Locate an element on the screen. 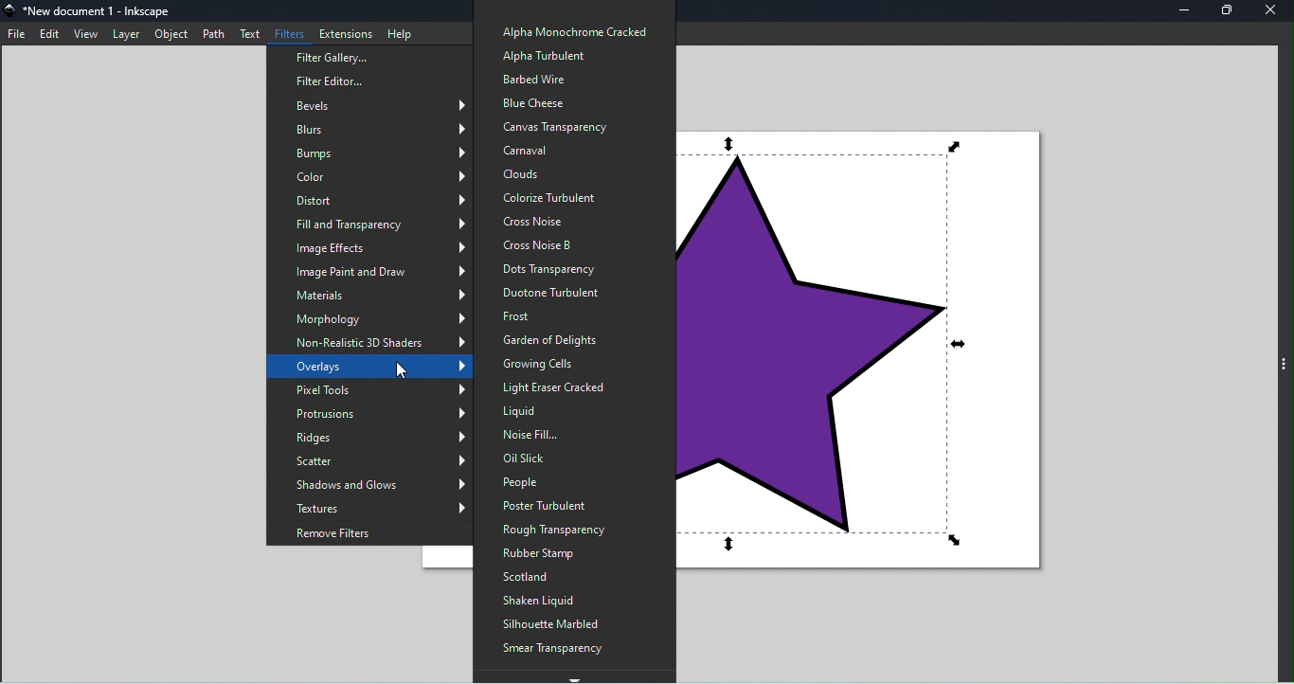 The image size is (1294, 684). Smear transparency is located at coordinates (556, 650).